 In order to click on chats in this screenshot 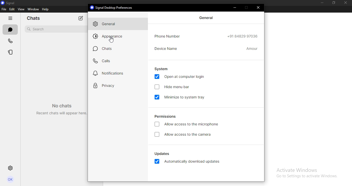, I will do `click(35, 18)`.